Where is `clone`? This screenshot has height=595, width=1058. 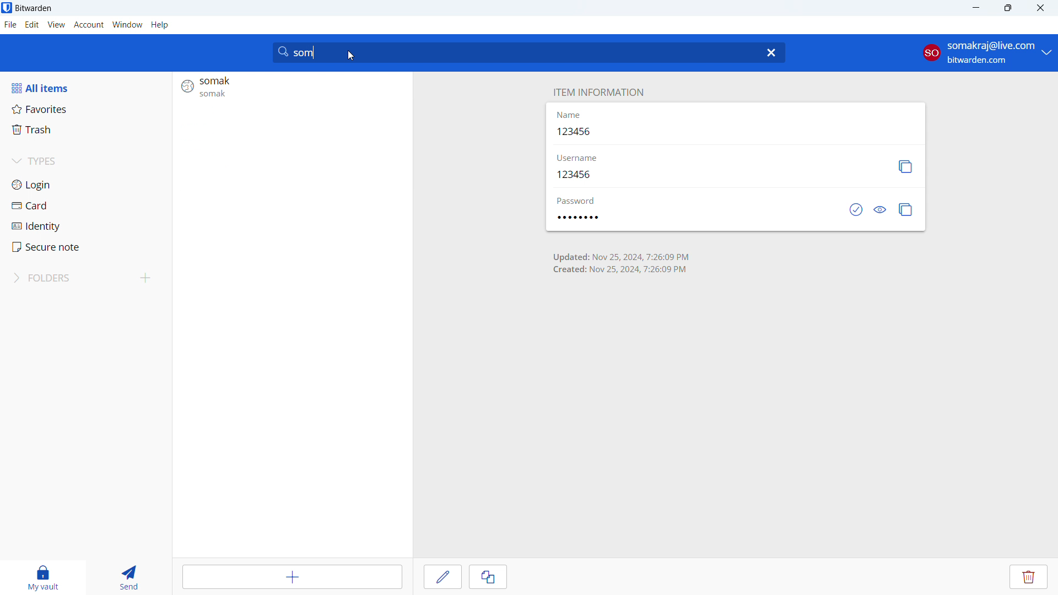
clone is located at coordinates (488, 577).